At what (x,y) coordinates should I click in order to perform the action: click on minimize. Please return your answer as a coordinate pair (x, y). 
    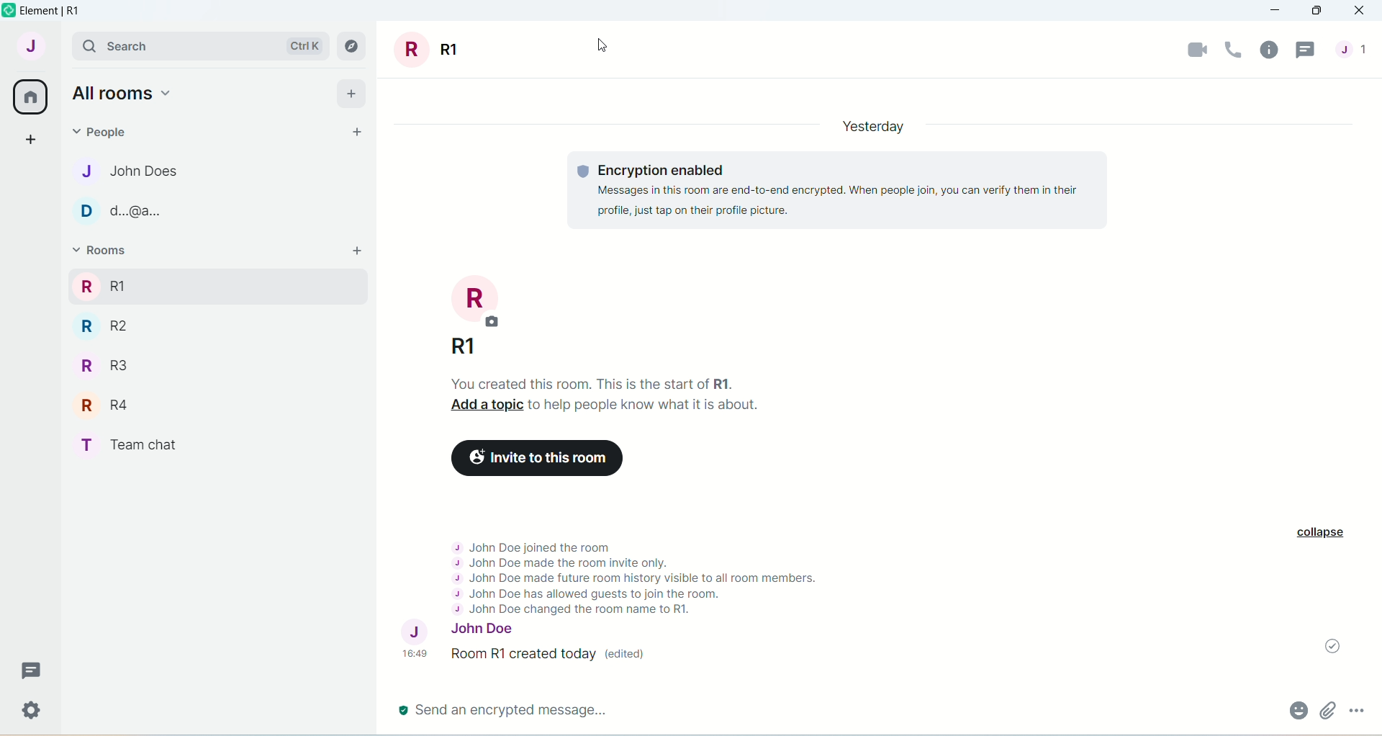
    Looking at the image, I should click on (1278, 11).